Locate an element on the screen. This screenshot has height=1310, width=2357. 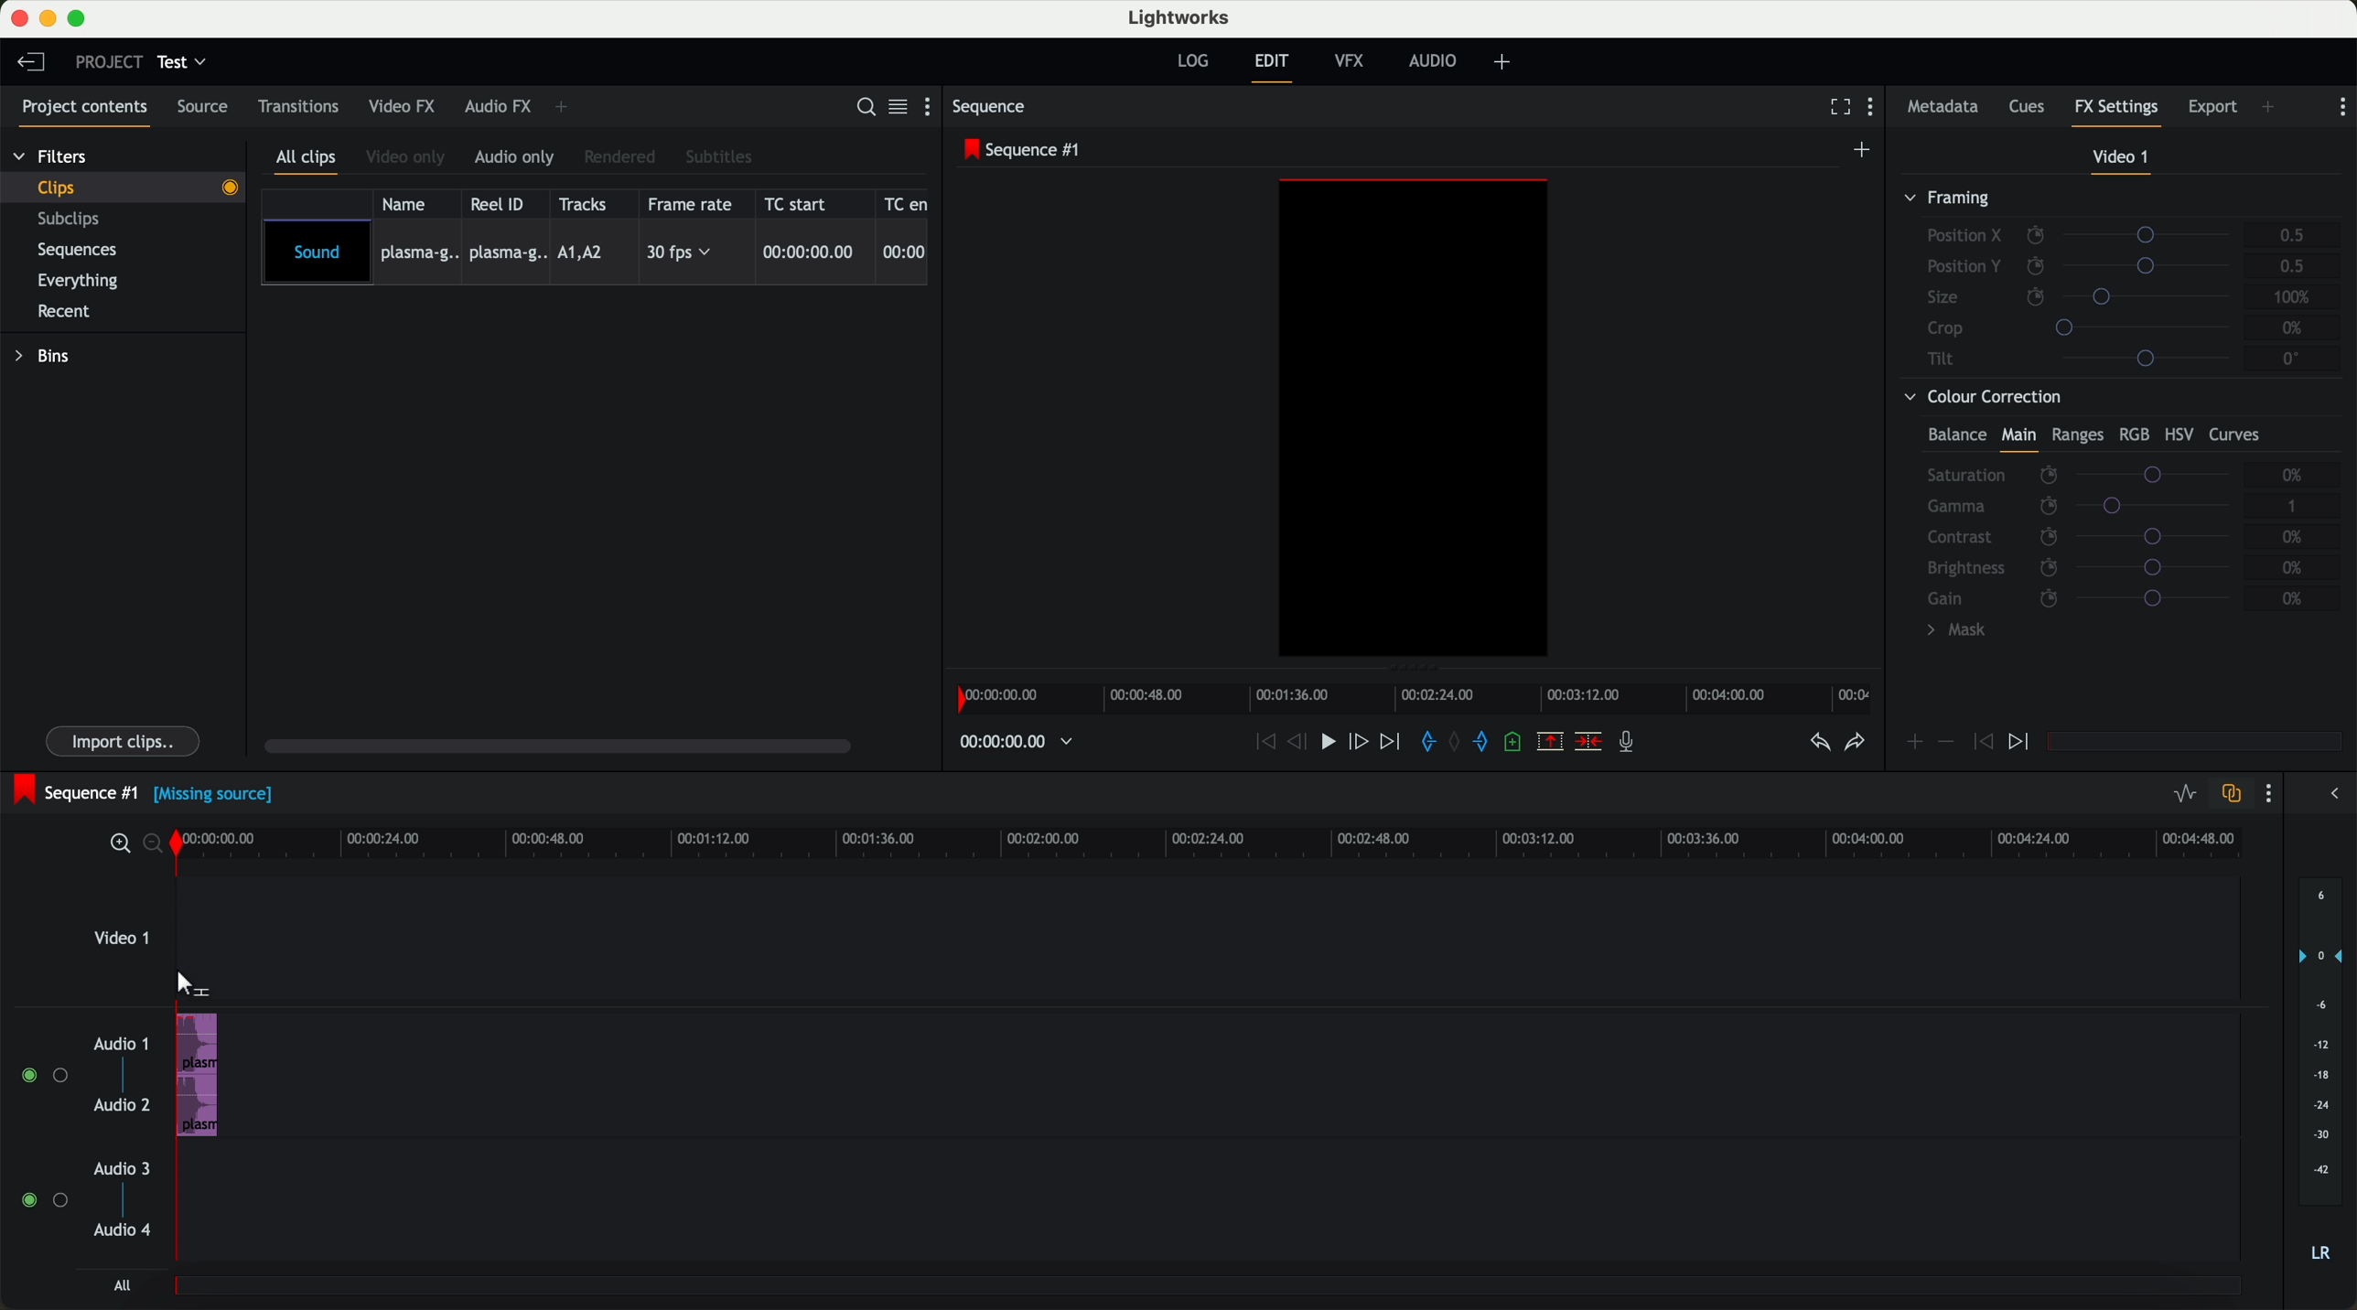
sequence #1 is located at coordinates (1025, 151).